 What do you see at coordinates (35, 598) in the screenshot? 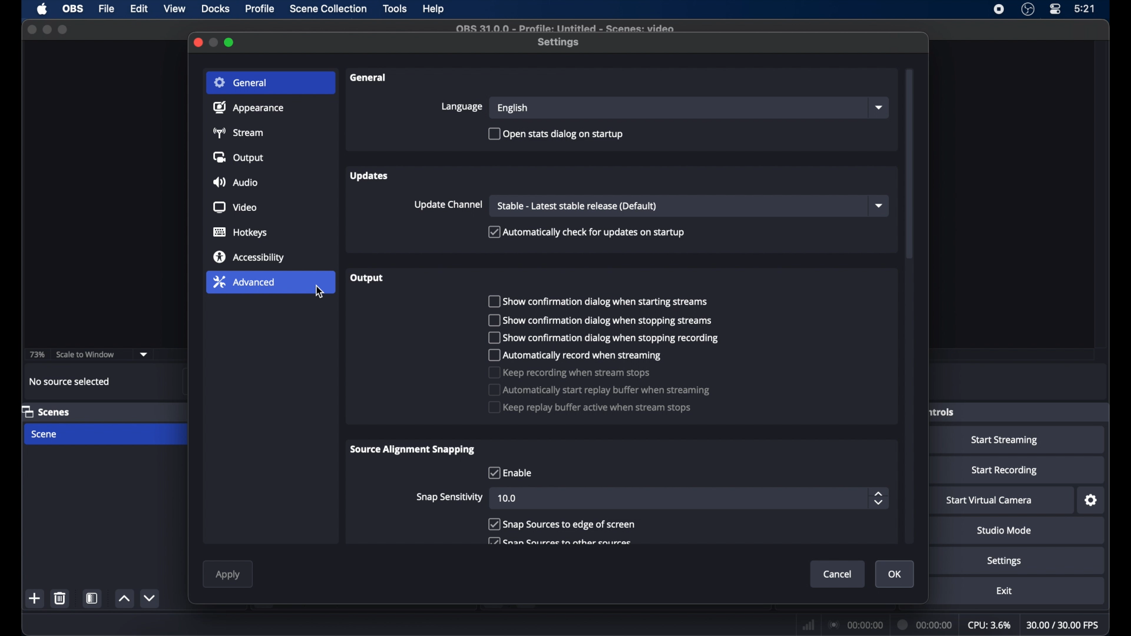
I see `add` at bounding box center [35, 598].